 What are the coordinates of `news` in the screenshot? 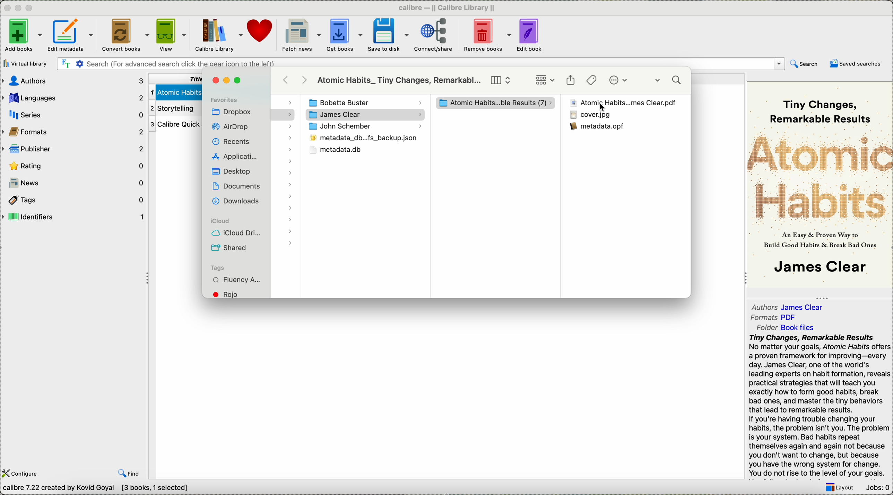 It's located at (74, 183).